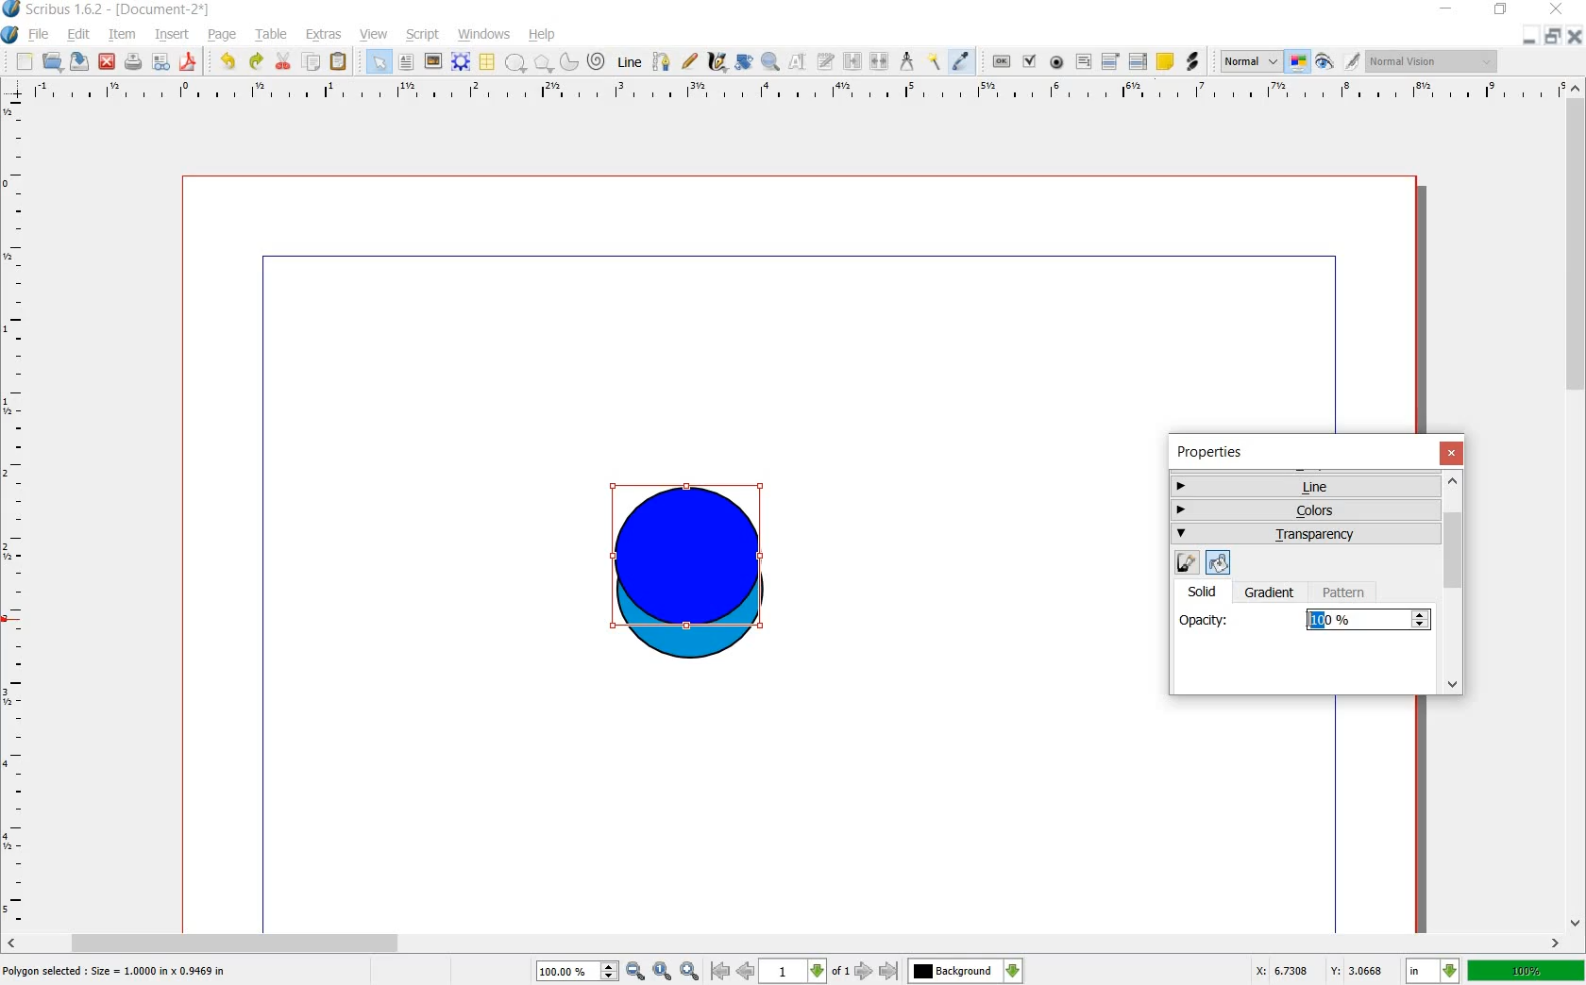 This screenshot has height=985, width=1586. What do you see at coordinates (486, 62) in the screenshot?
I see `table` at bounding box center [486, 62].